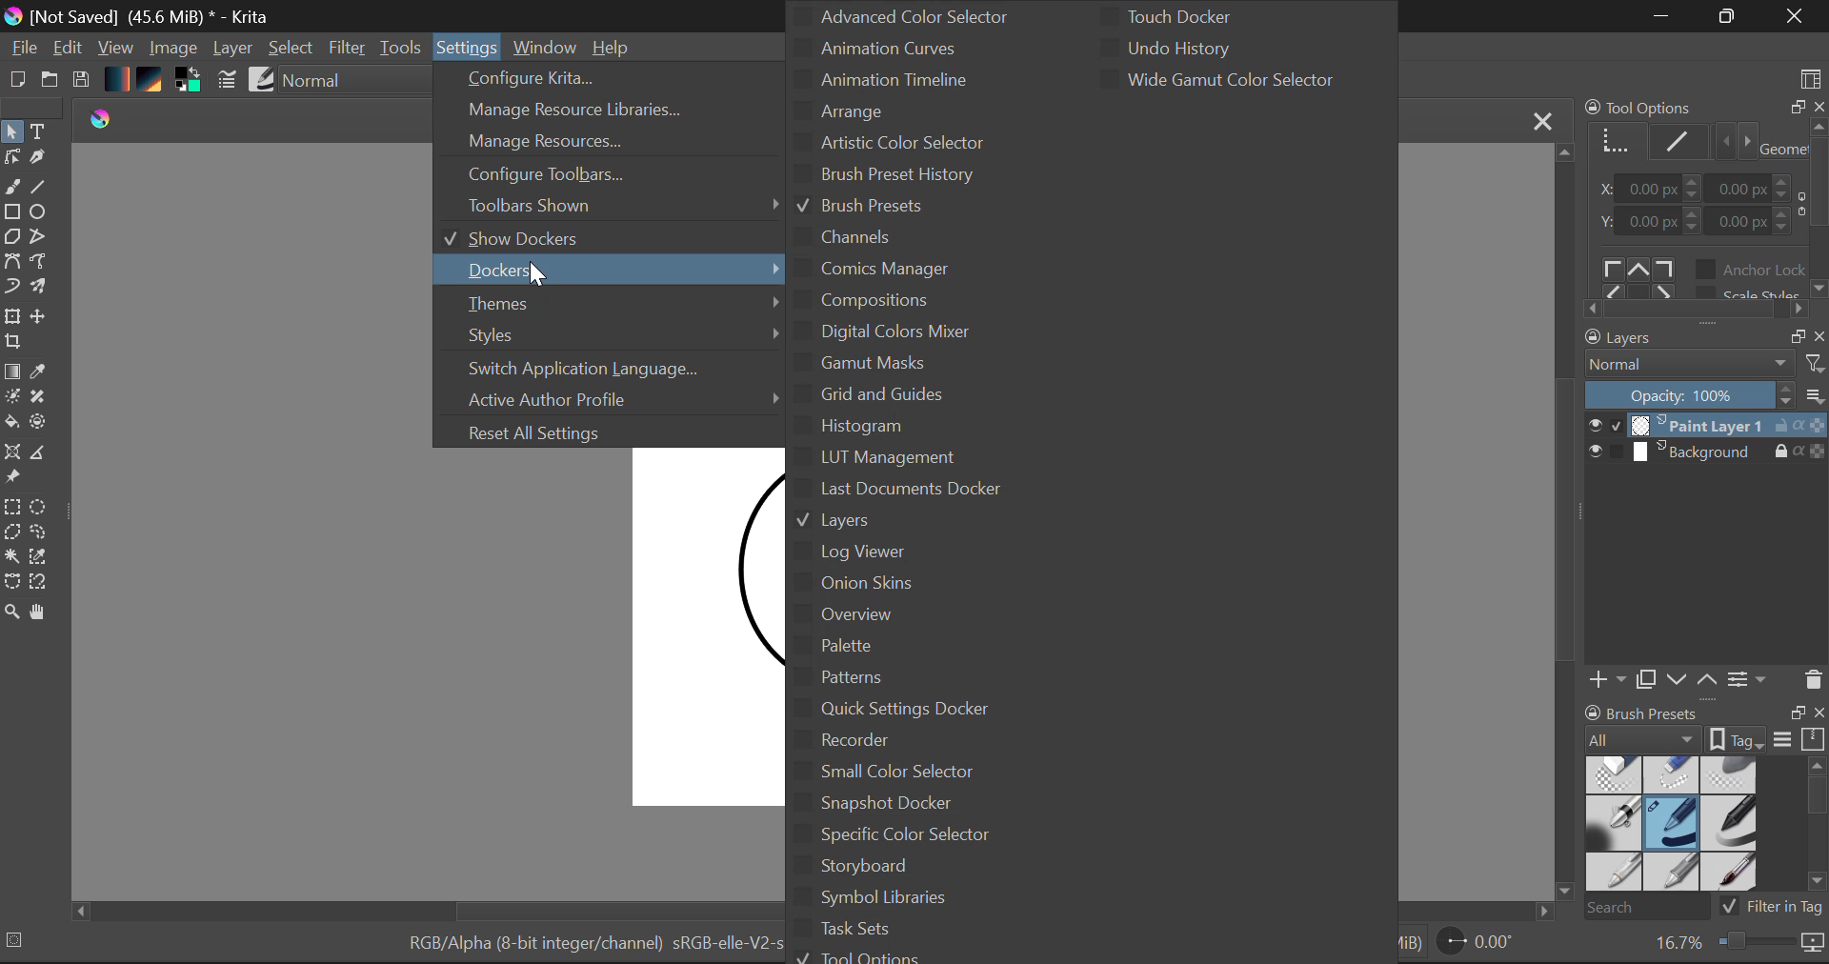 This screenshot has height=964, width=1829. I want to click on Layers, so click(1707, 438).